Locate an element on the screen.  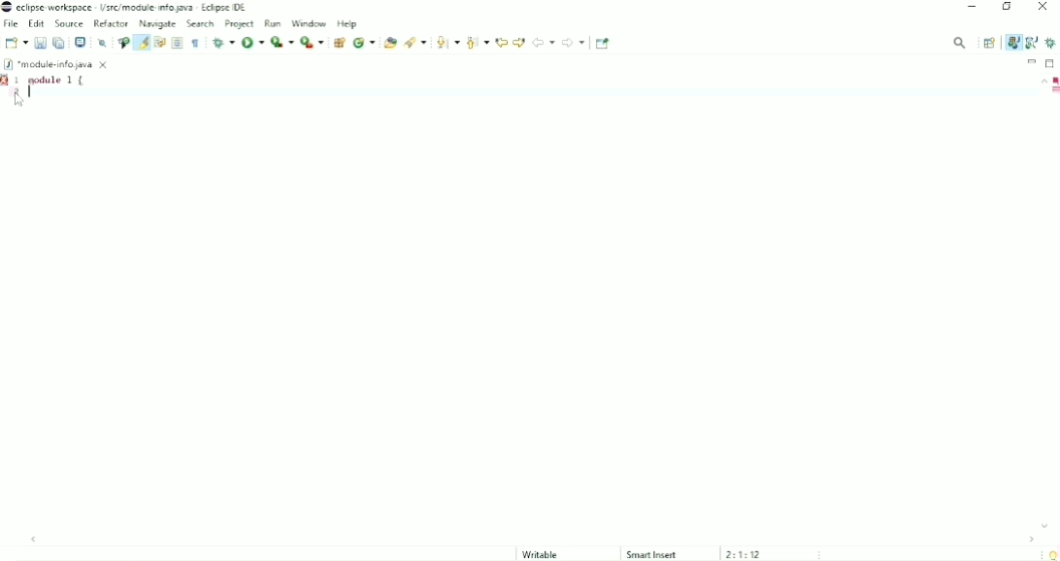
Save All is located at coordinates (59, 43).